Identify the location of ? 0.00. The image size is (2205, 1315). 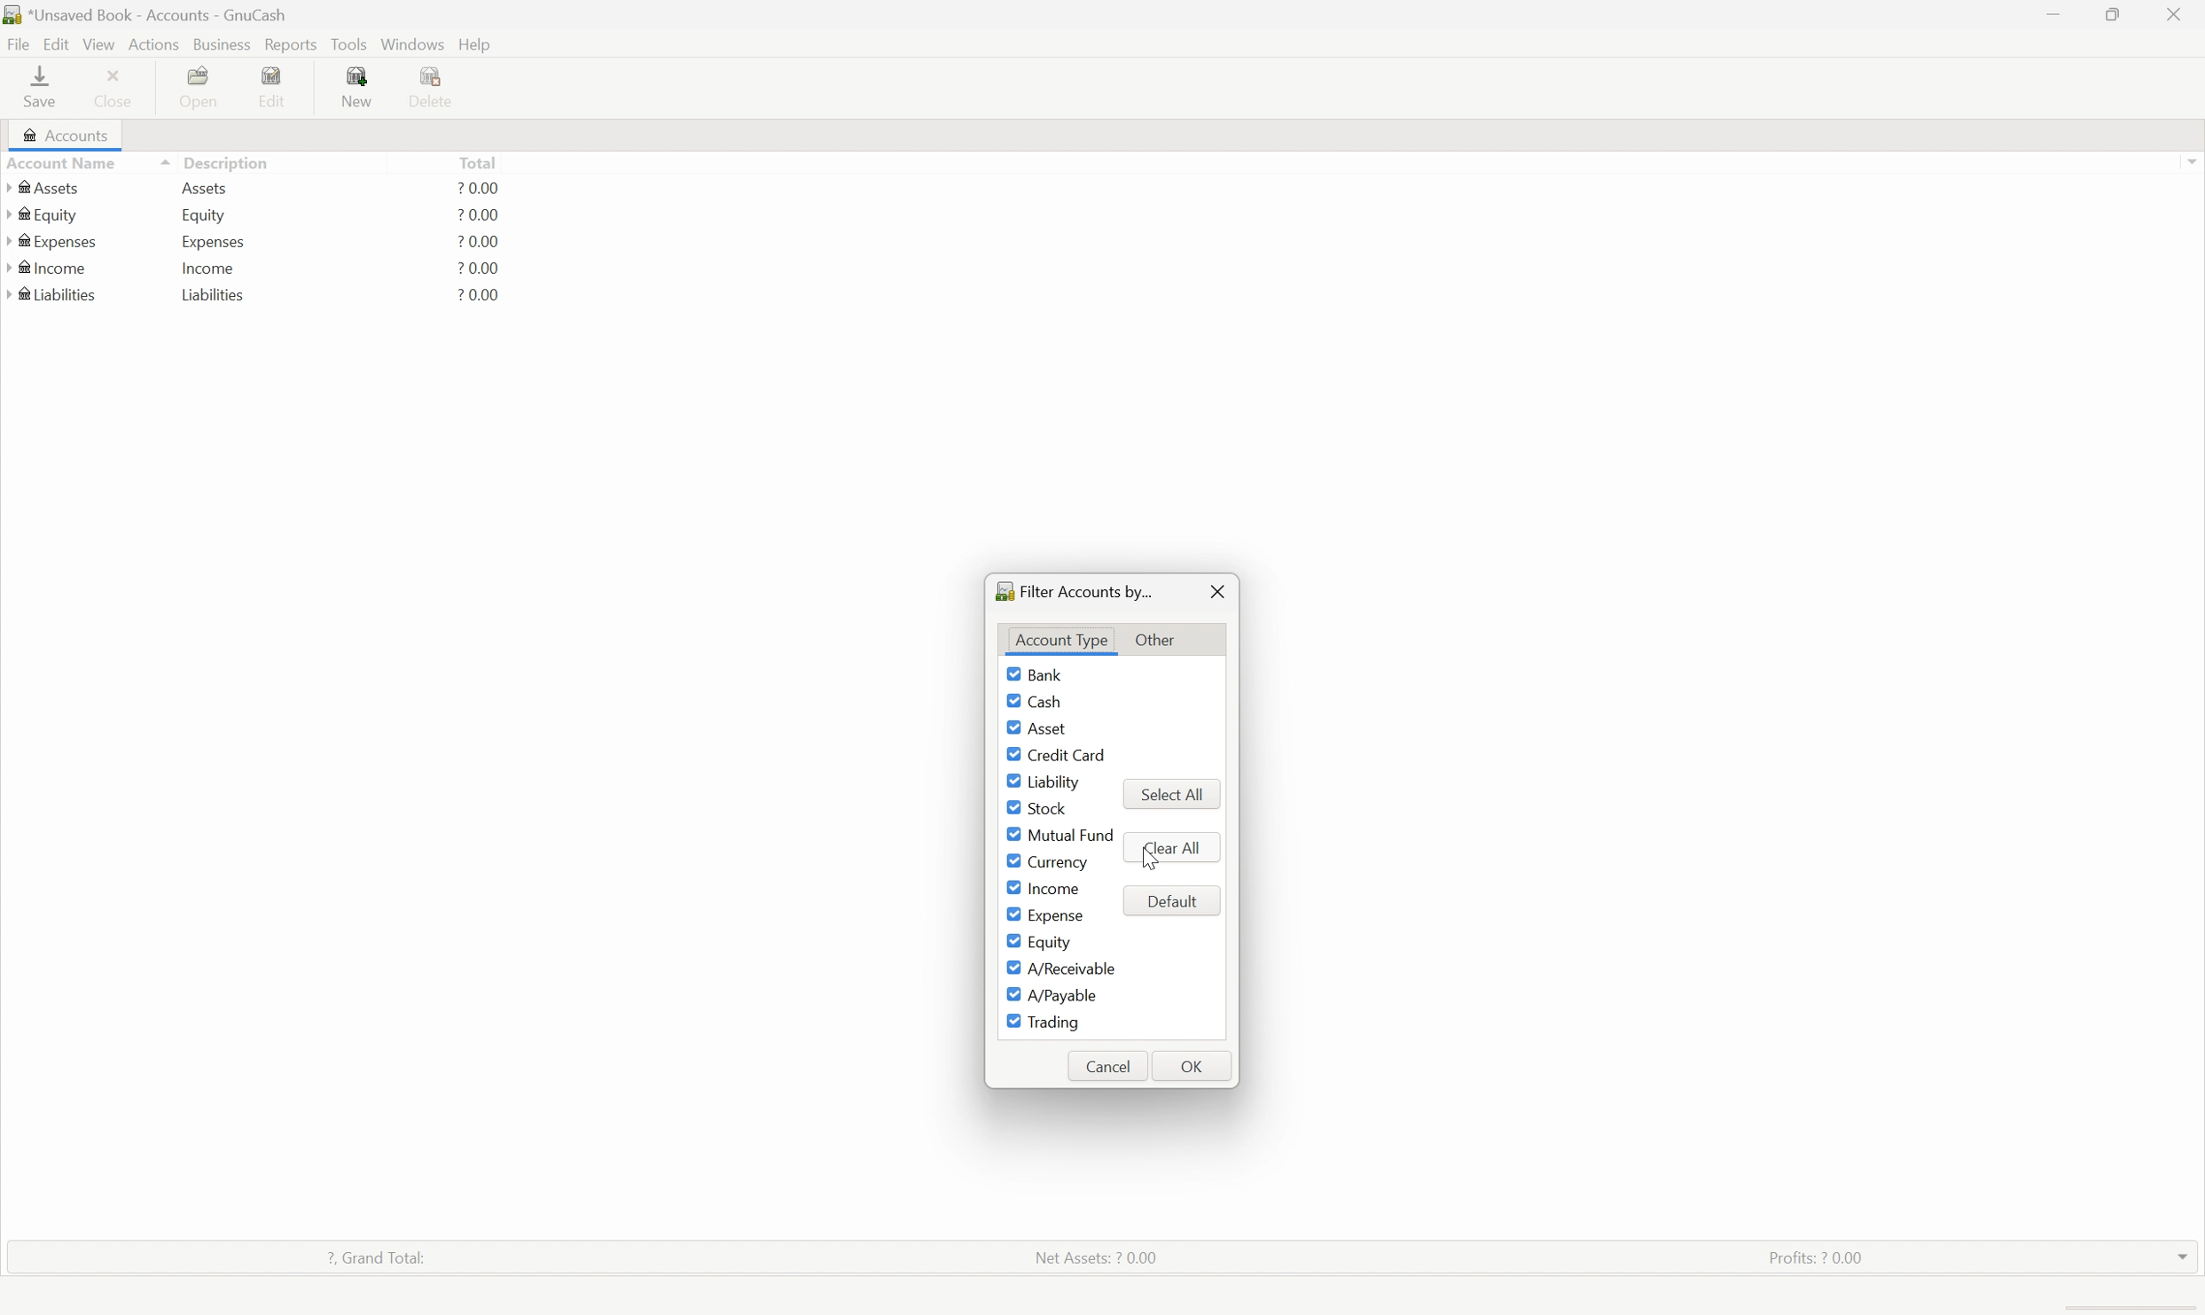
(477, 241).